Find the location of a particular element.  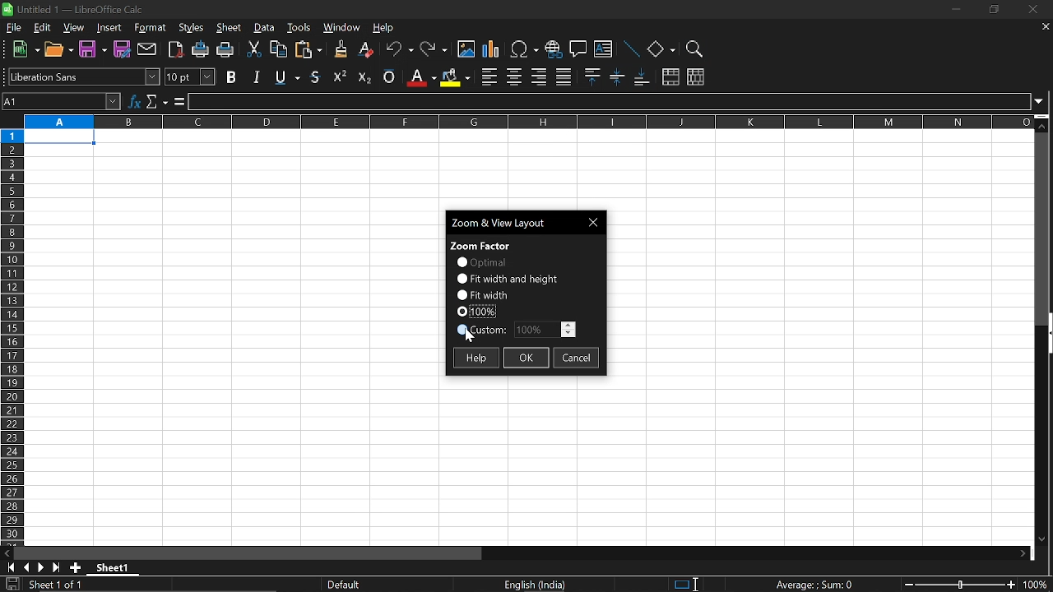

vertical scrollbar is located at coordinates (1046, 335).